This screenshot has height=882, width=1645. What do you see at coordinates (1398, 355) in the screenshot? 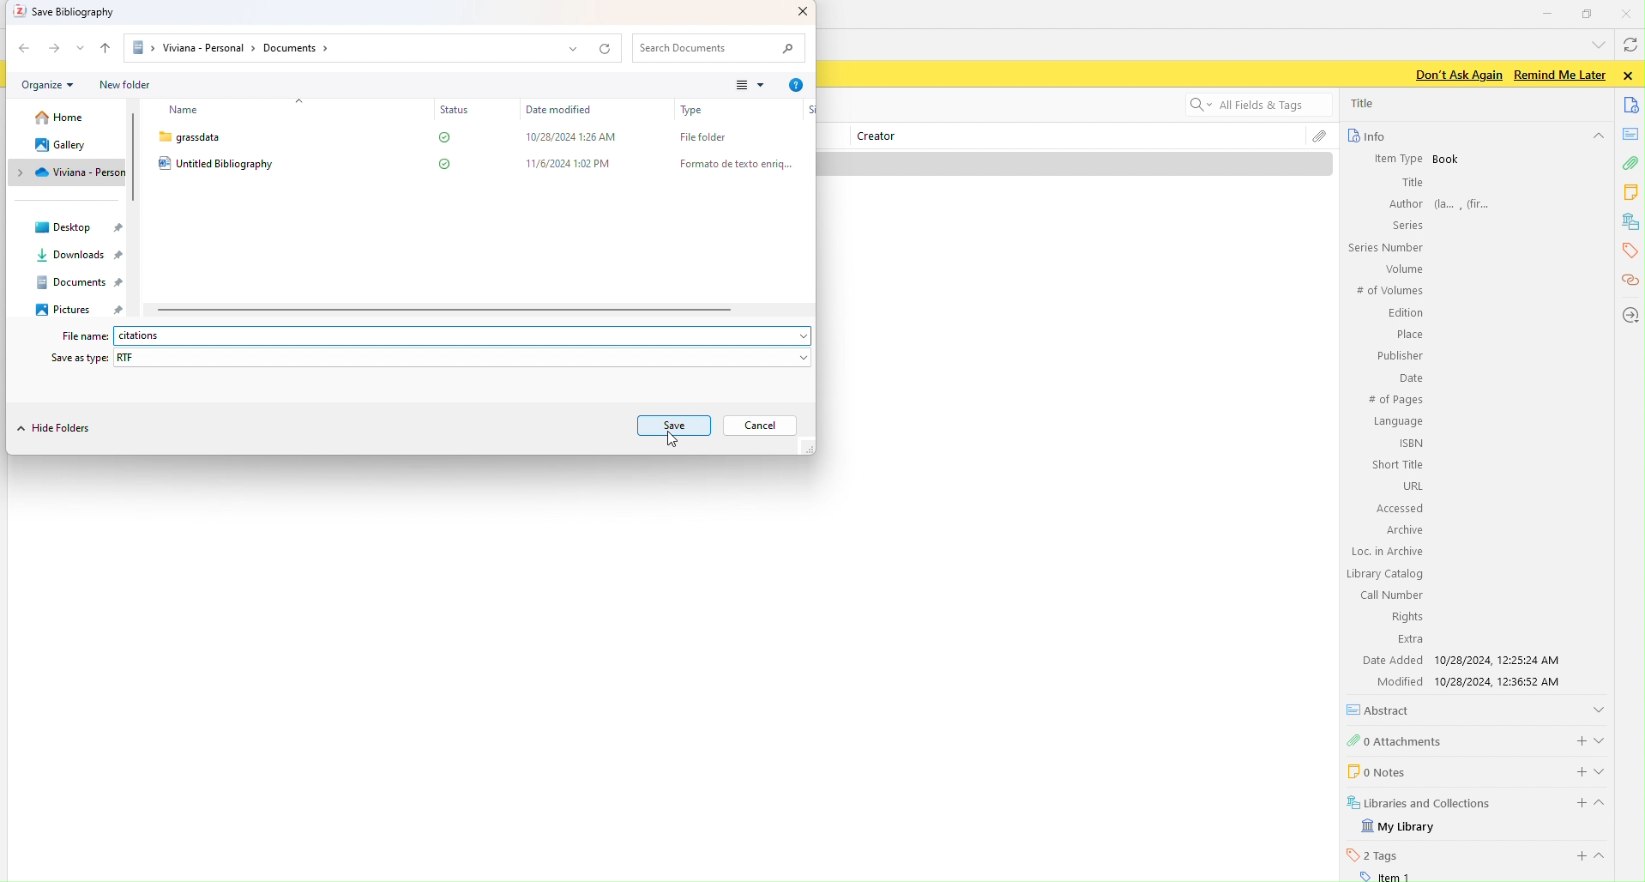
I see `Publisher` at bounding box center [1398, 355].